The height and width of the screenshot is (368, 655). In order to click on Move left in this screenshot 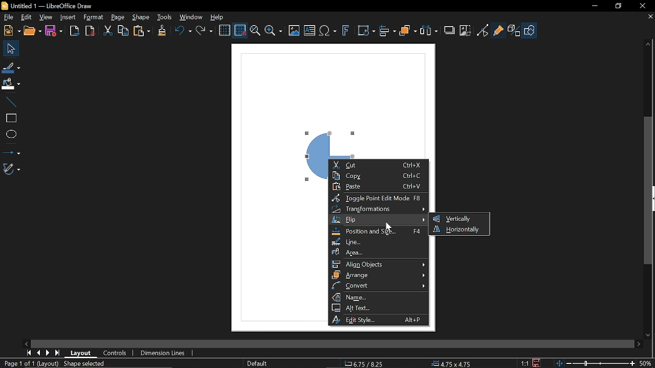, I will do `click(26, 342)`.